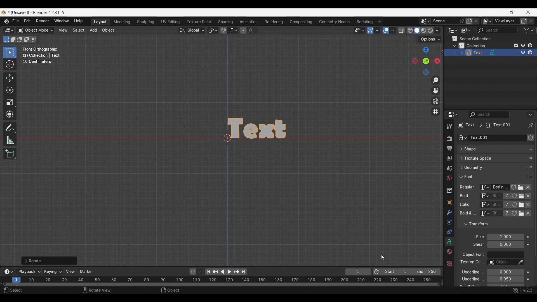 The height and width of the screenshot is (302, 537). I want to click on Viewport shading, rendered, so click(430, 30).